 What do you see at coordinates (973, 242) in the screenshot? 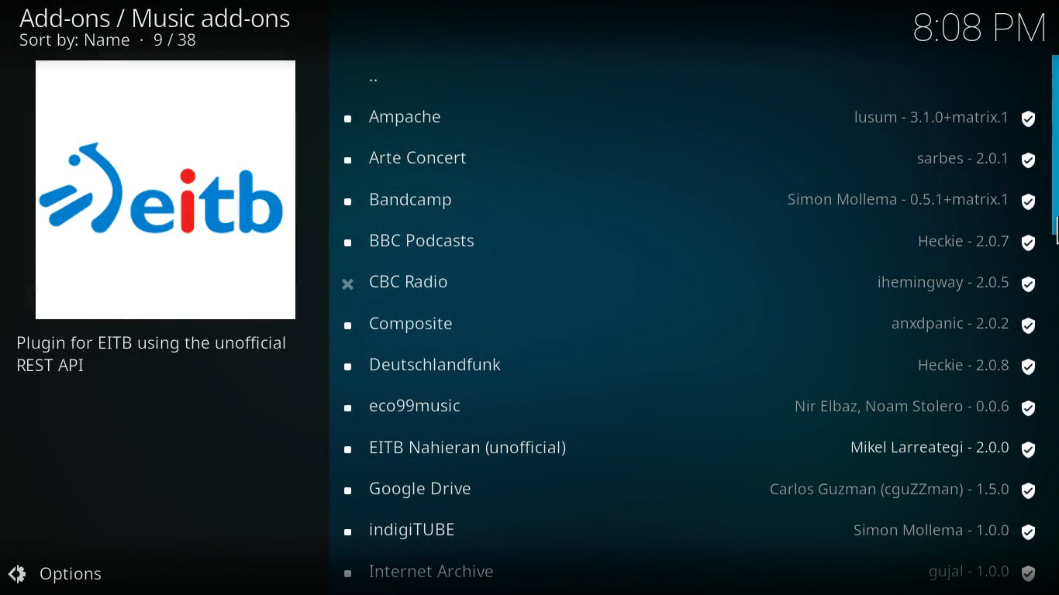
I see `provide` at bounding box center [973, 242].